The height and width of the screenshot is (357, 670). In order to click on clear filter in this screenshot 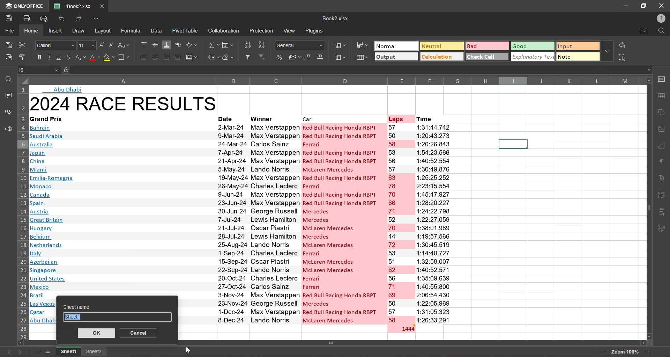, I will do `click(262, 58)`.